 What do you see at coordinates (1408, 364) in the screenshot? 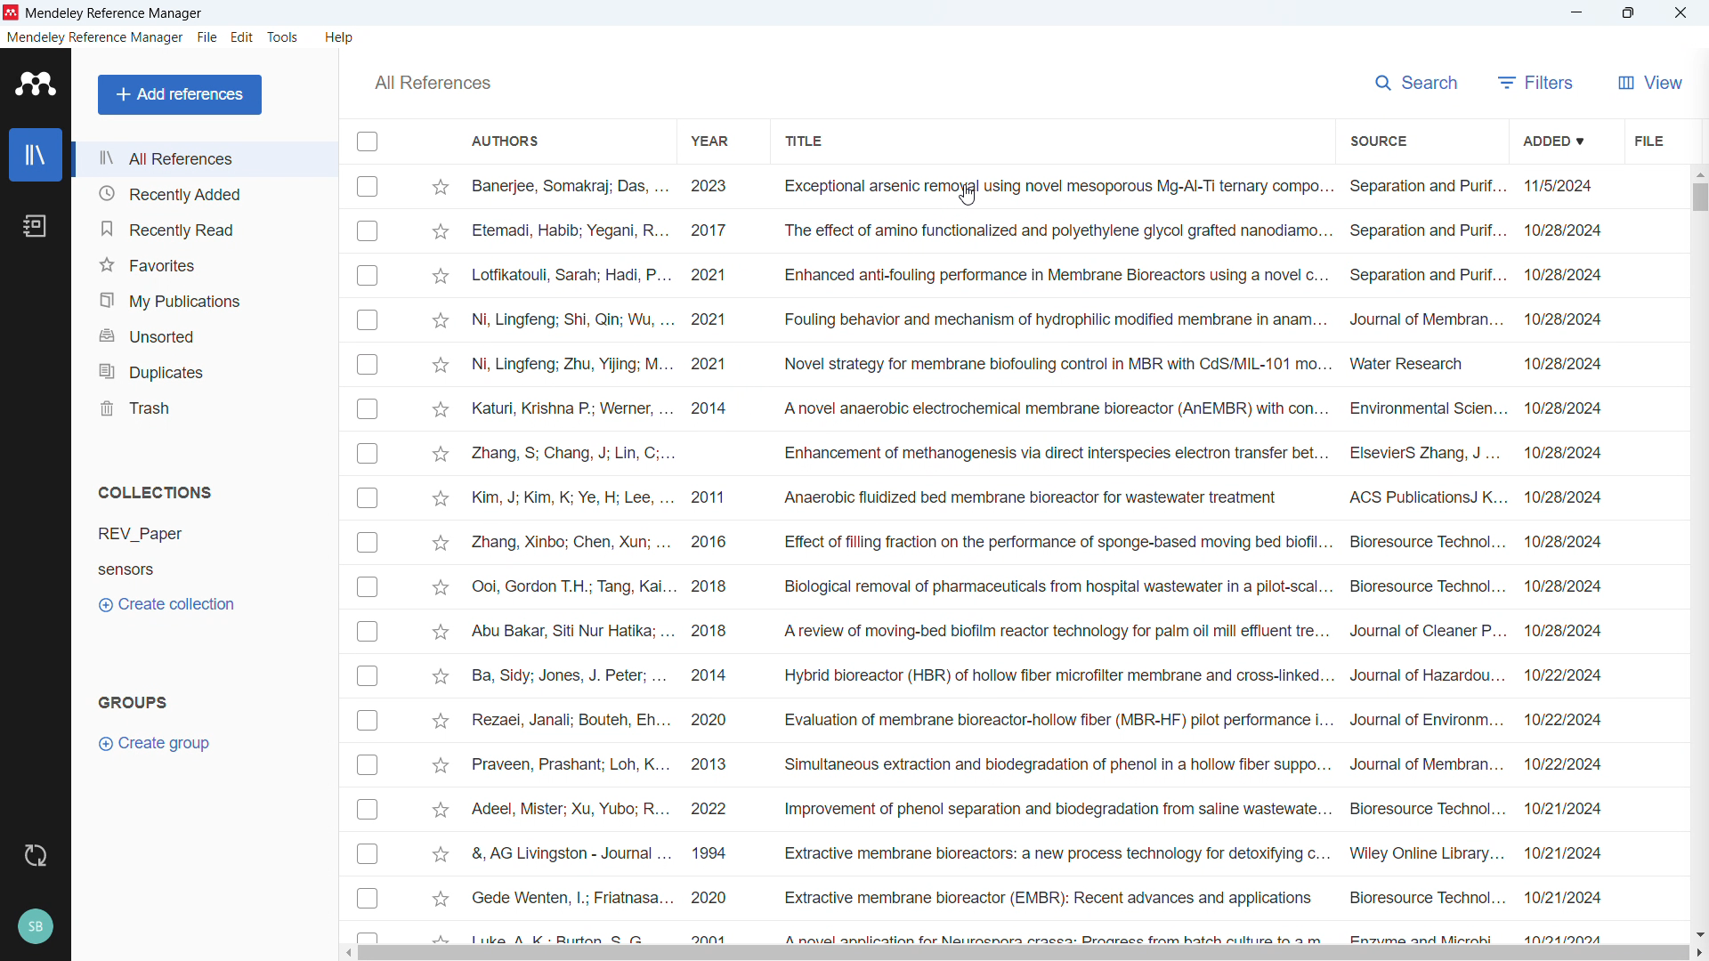
I see `water research` at bounding box center [1408, 364].